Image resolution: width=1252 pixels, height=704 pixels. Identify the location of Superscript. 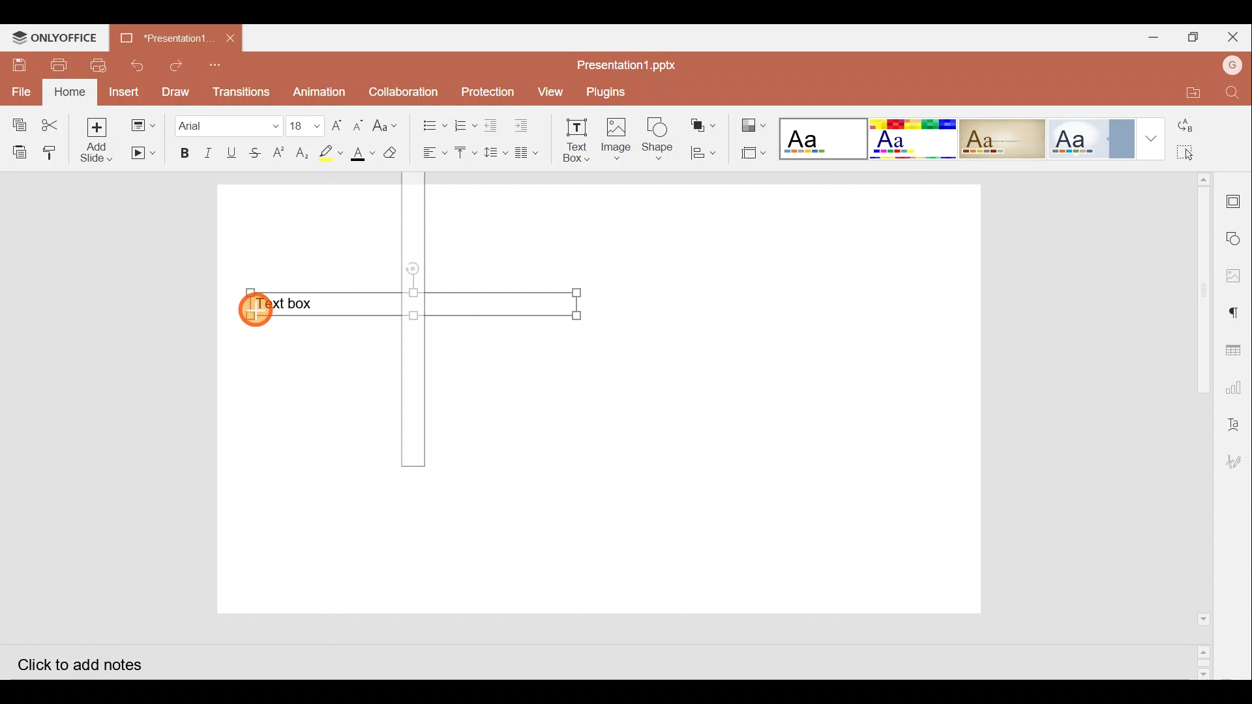
(282, 154).